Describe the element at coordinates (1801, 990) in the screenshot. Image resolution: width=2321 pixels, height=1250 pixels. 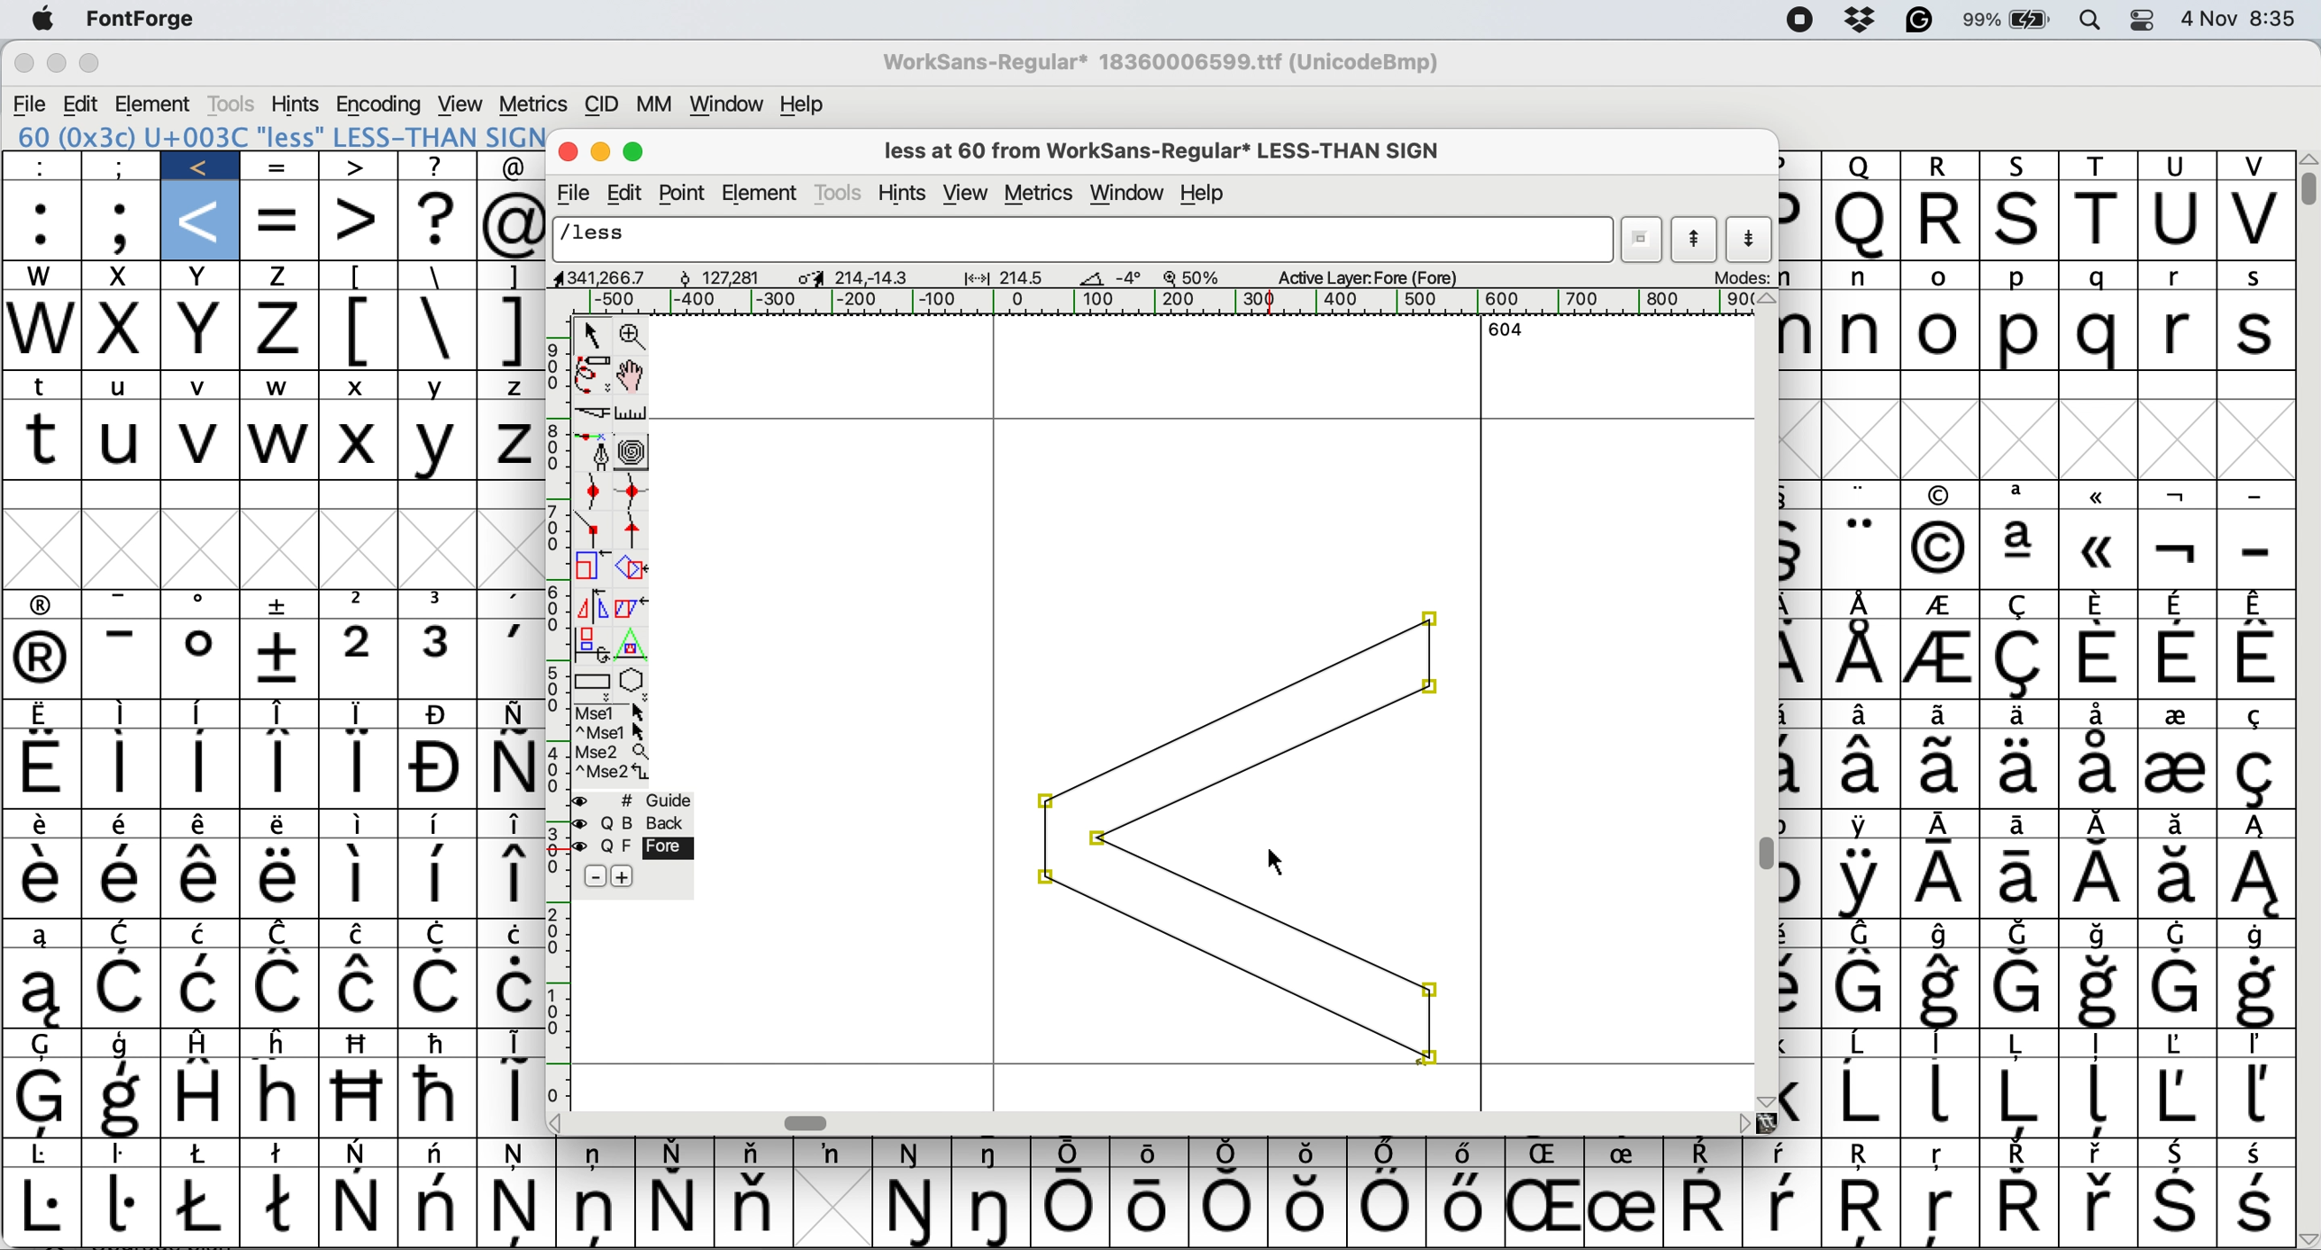
I see `Symbol` at that location.